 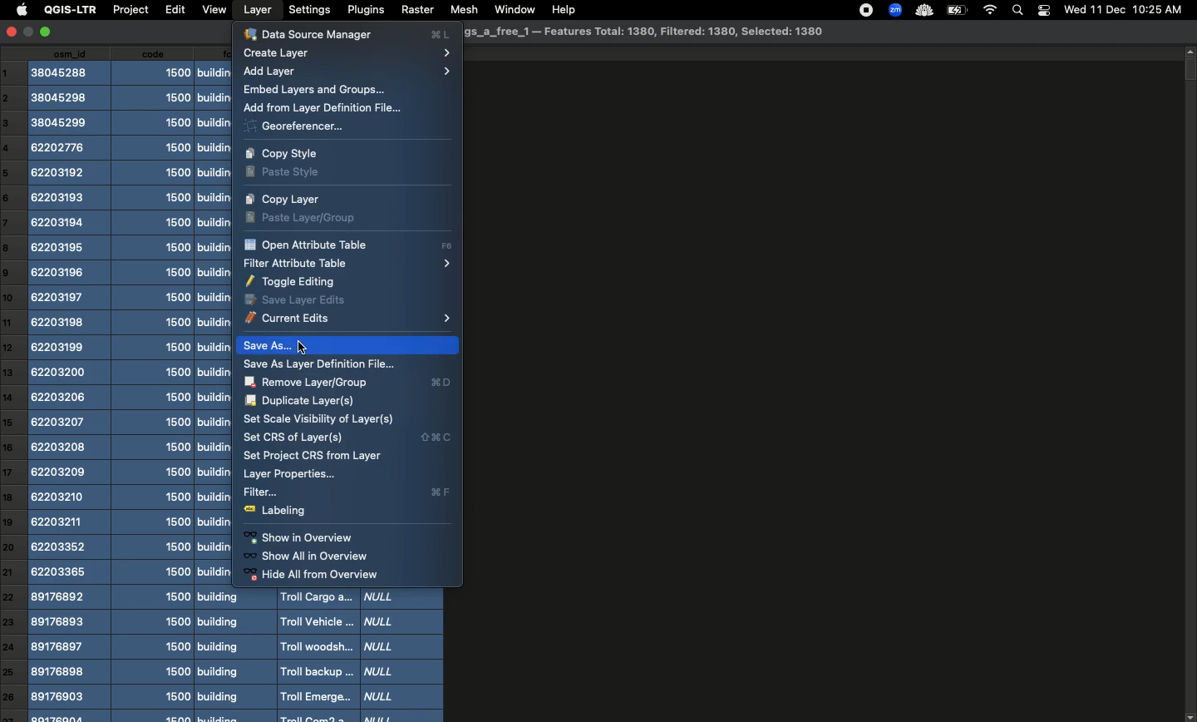 What do you see at coordinates (48, 32) in the screenshot?
I see `Maximize` at bounding box center [48, 32].